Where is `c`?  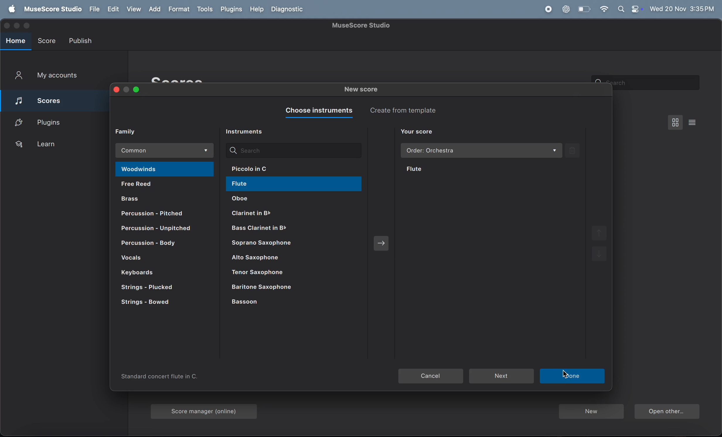
c is located at coordinates (569, 374).